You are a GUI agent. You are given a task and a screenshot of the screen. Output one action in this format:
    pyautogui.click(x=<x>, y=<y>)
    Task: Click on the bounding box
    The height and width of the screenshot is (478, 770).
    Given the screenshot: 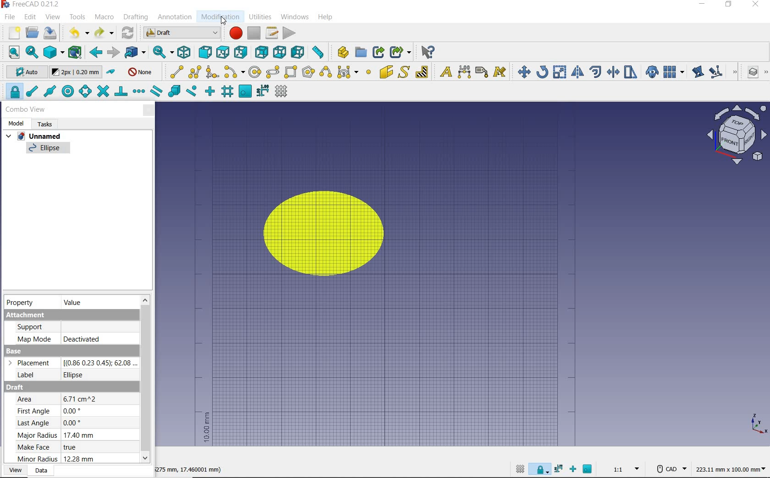 What is the action you would take?
    pyautogui.click(x=76, y=53)
    